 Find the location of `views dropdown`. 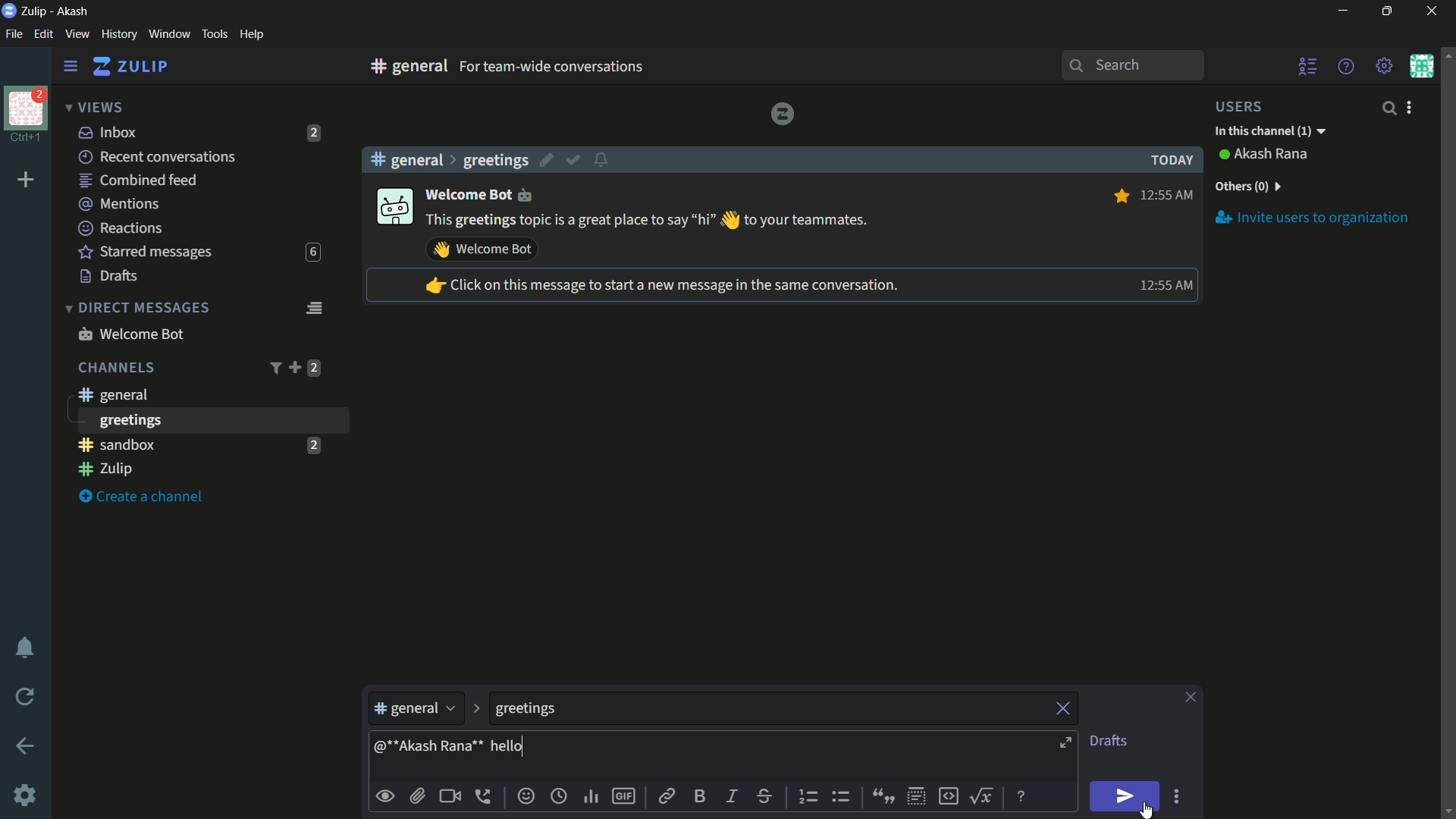

views dropdown is located at coordinates (94, 108).